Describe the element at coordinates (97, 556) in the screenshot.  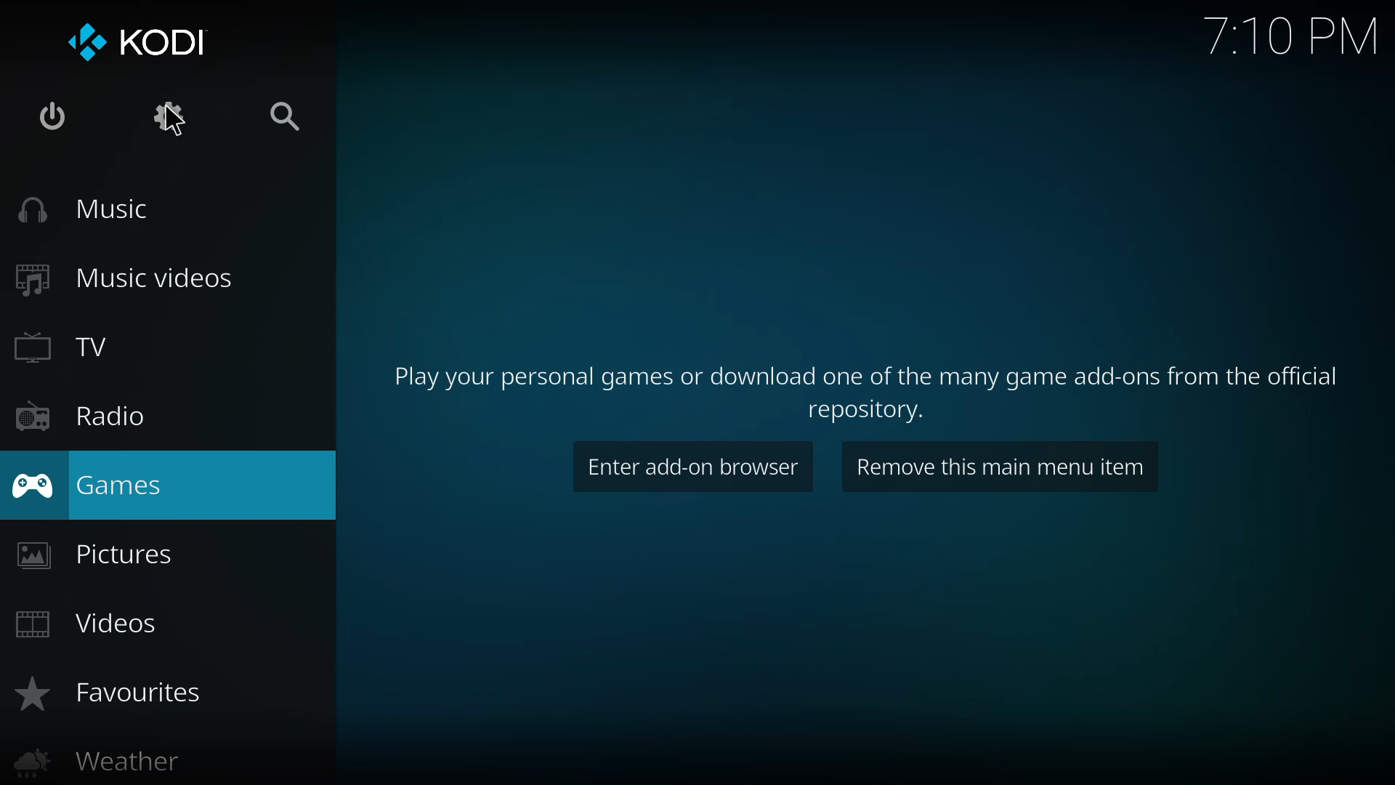
I see `pictures` at that location.